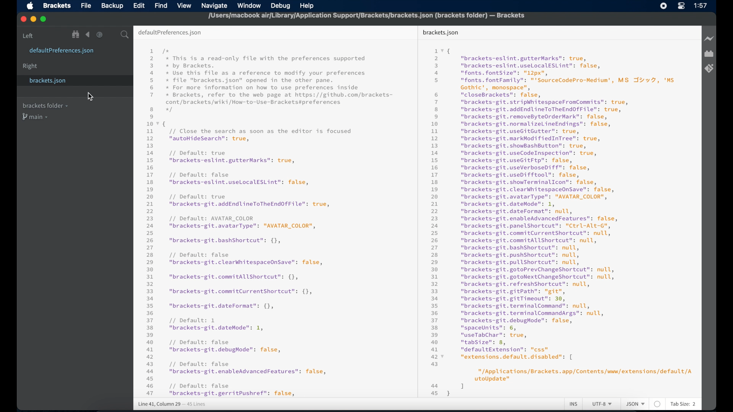 This screenshot has width=733, height=412. Describe the element at coordinates (184, 6) in the screenshot. I see `view` at that location.